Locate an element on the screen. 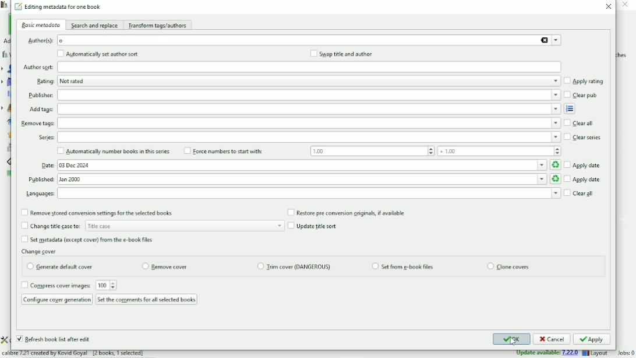 The image size is (636, 358). Add tags input is located at coordinates (308, 109).